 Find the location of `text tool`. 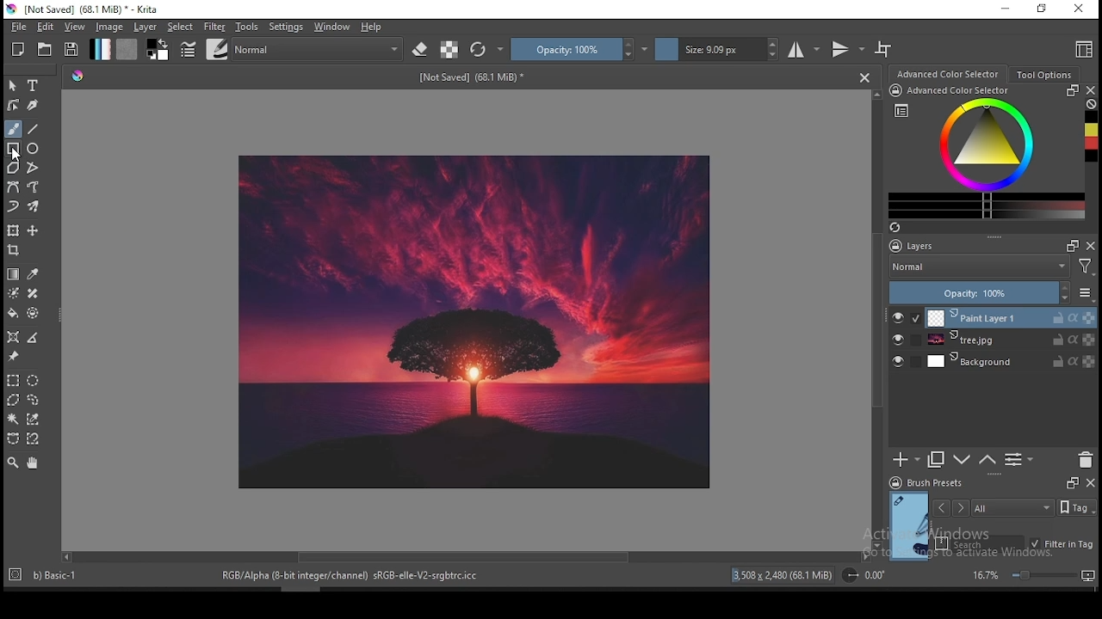

text tool is located at coordinates (34, 85).